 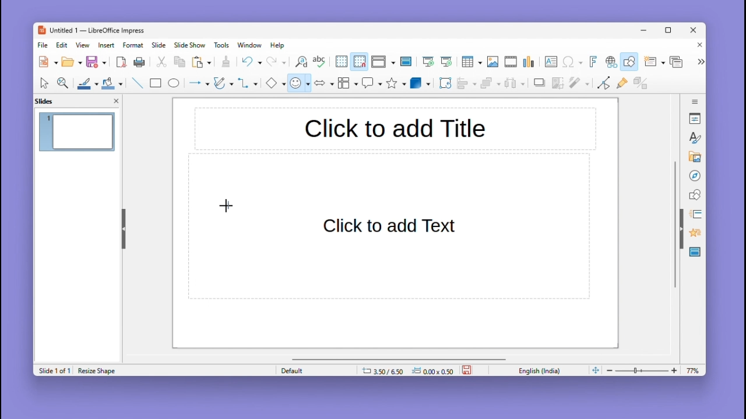 What do you see at coordinates (420, 84) in the screenshot?
I see `Cuboid` at bounding box center [420, 84].